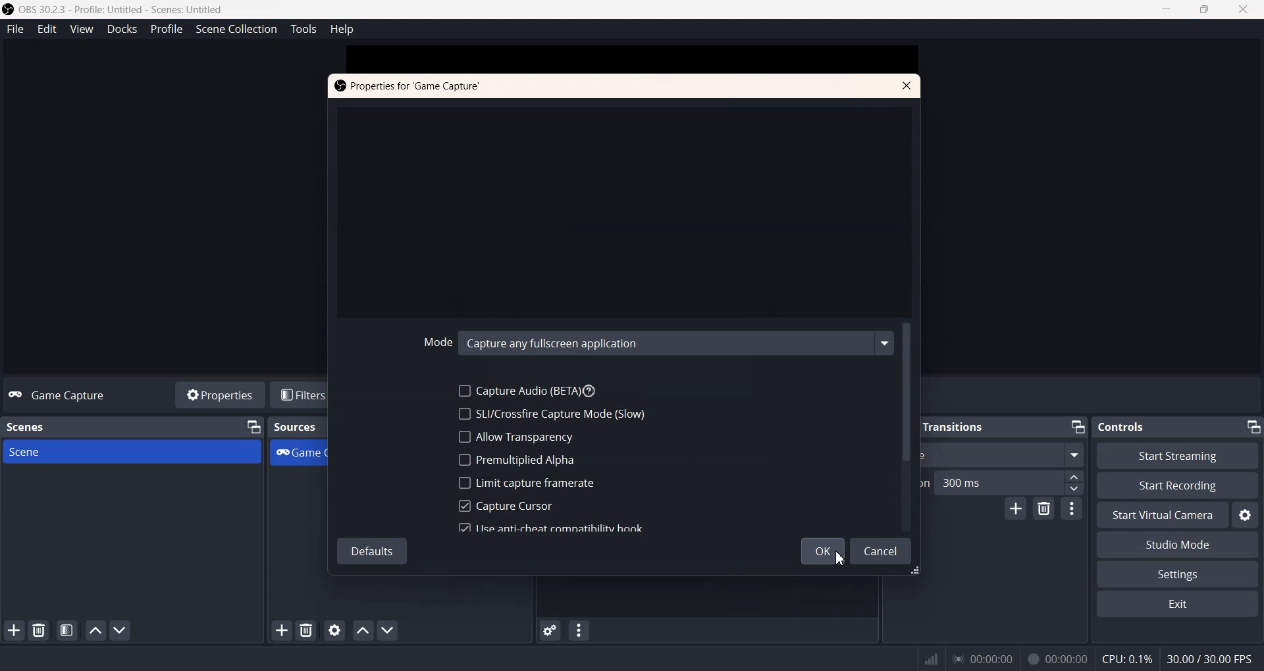  Describe the element at coordinates (237, 30) in the screenshot. I see `Scene Collection` at that location.